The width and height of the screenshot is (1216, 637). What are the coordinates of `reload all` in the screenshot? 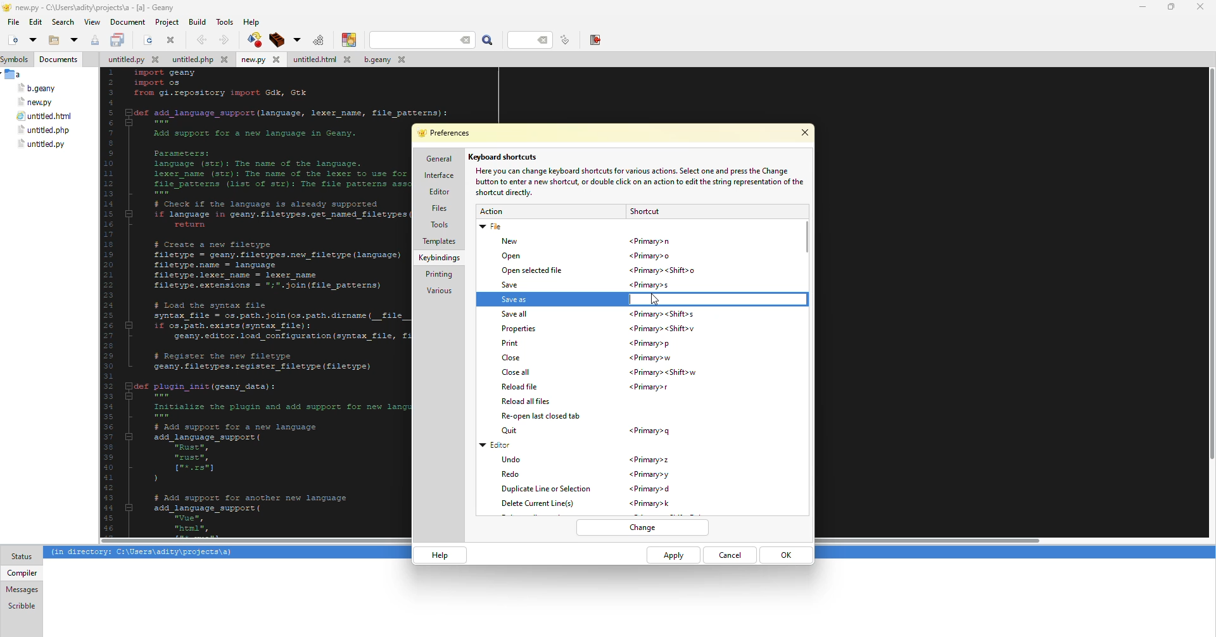 It's located at (524, 401).